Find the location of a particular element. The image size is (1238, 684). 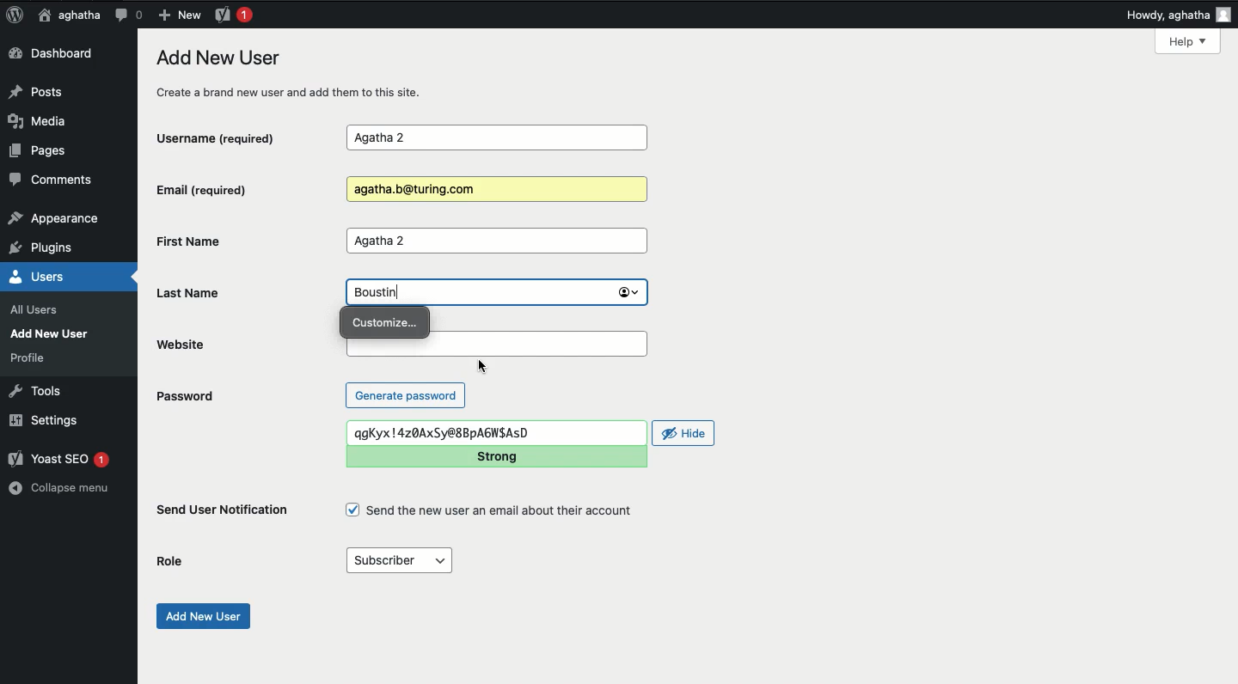

qgKyx!4z0AxSy@8BpA6NSAsD is located at coordinates (499, 434).